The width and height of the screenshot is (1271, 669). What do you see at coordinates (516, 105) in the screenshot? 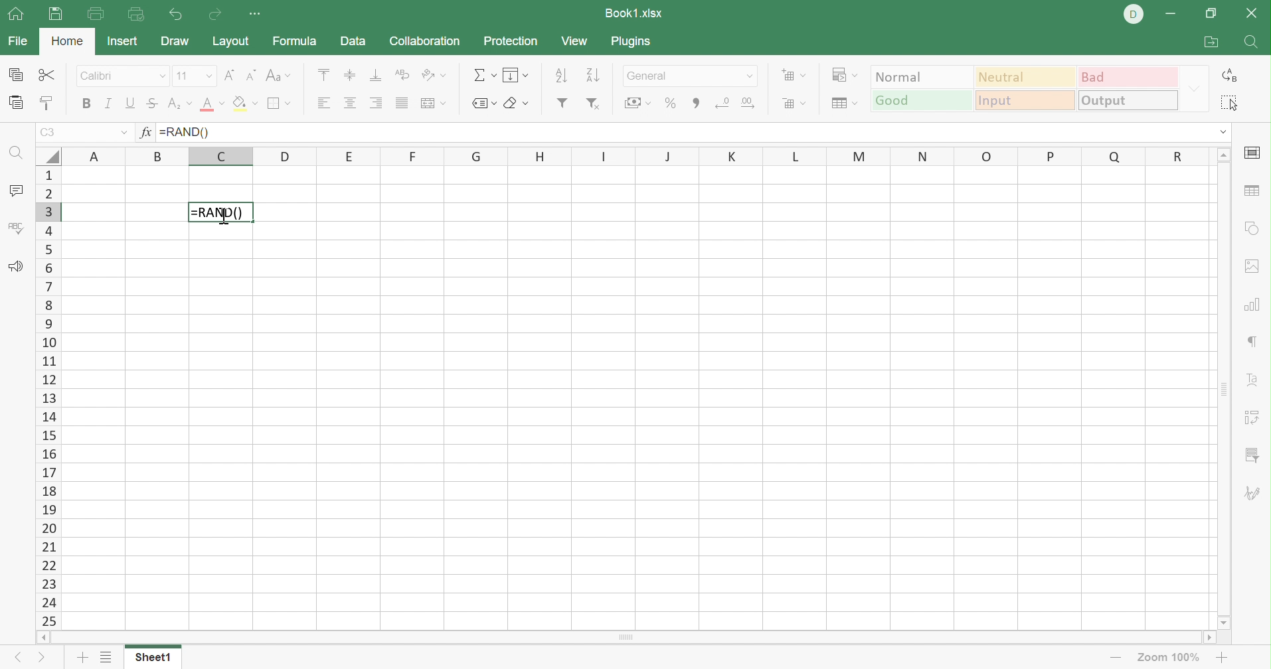
I see `Clear` at bounding box center [516, 105].